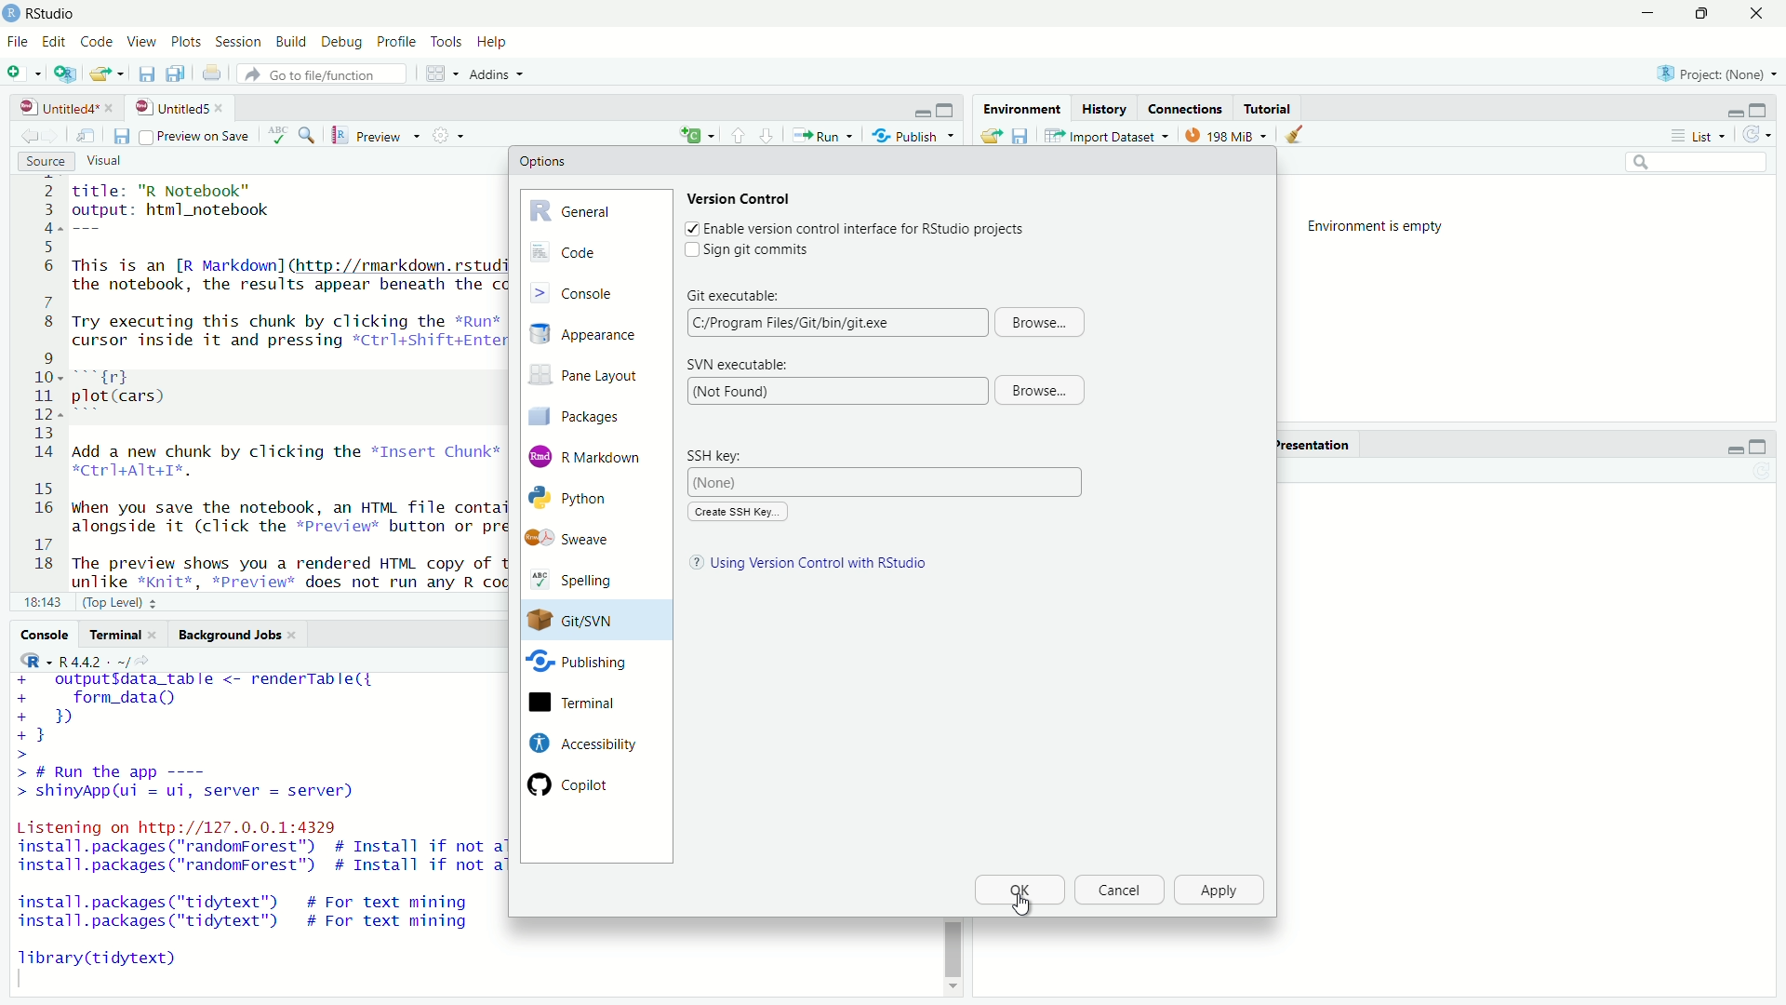 The height and width of the screenshot is (1005, 1786). What do you see at coordinates (1041, 321) in the screenshot?
I see `Browse...` at bounding box center [1041, 321].